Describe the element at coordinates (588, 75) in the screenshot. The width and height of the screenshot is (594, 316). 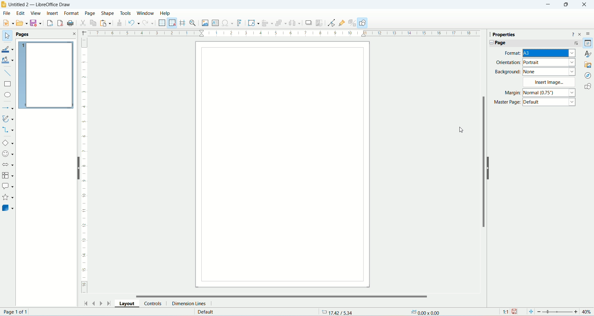
I see `navigator` at that location.